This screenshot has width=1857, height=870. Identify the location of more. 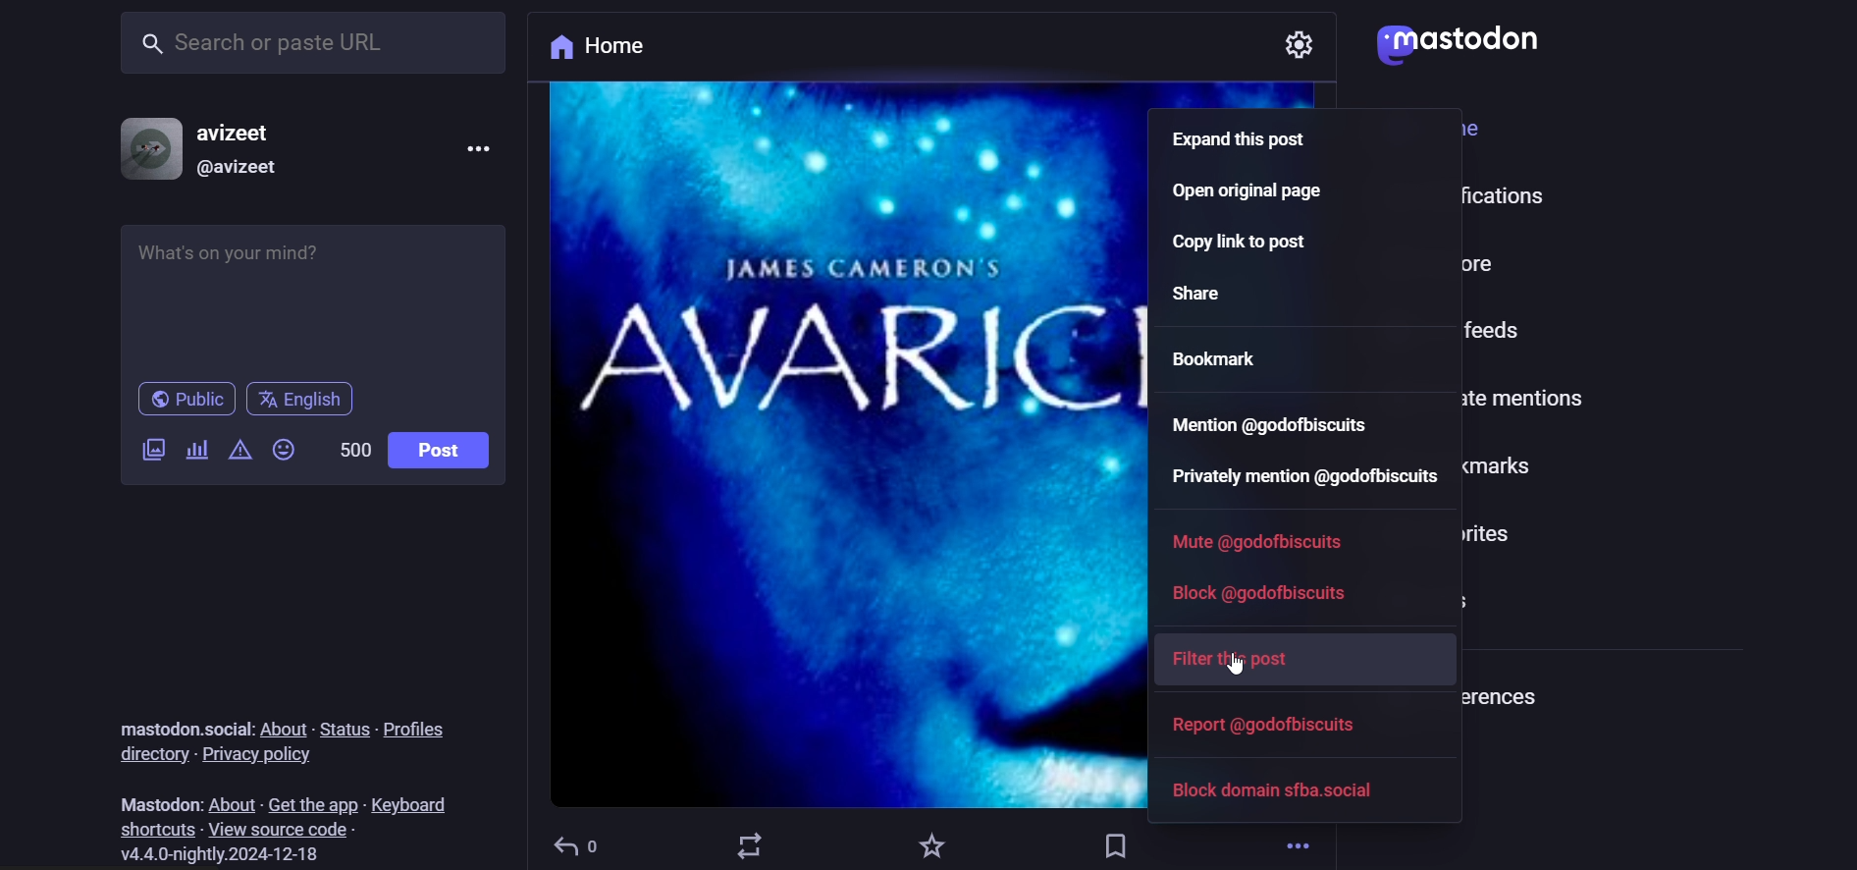
(486, 147).